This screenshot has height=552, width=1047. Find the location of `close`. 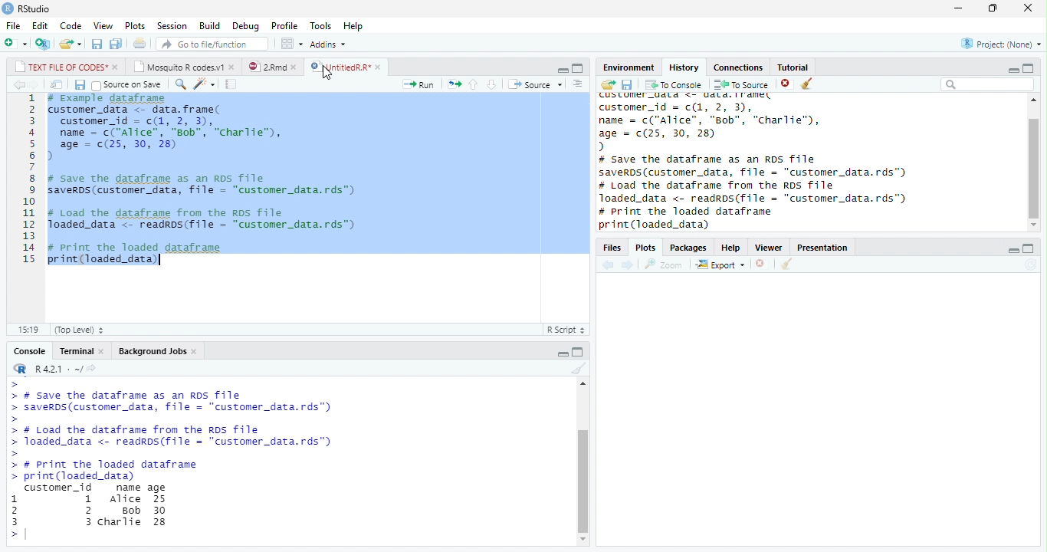

close is located at coordinates (1028, 7).